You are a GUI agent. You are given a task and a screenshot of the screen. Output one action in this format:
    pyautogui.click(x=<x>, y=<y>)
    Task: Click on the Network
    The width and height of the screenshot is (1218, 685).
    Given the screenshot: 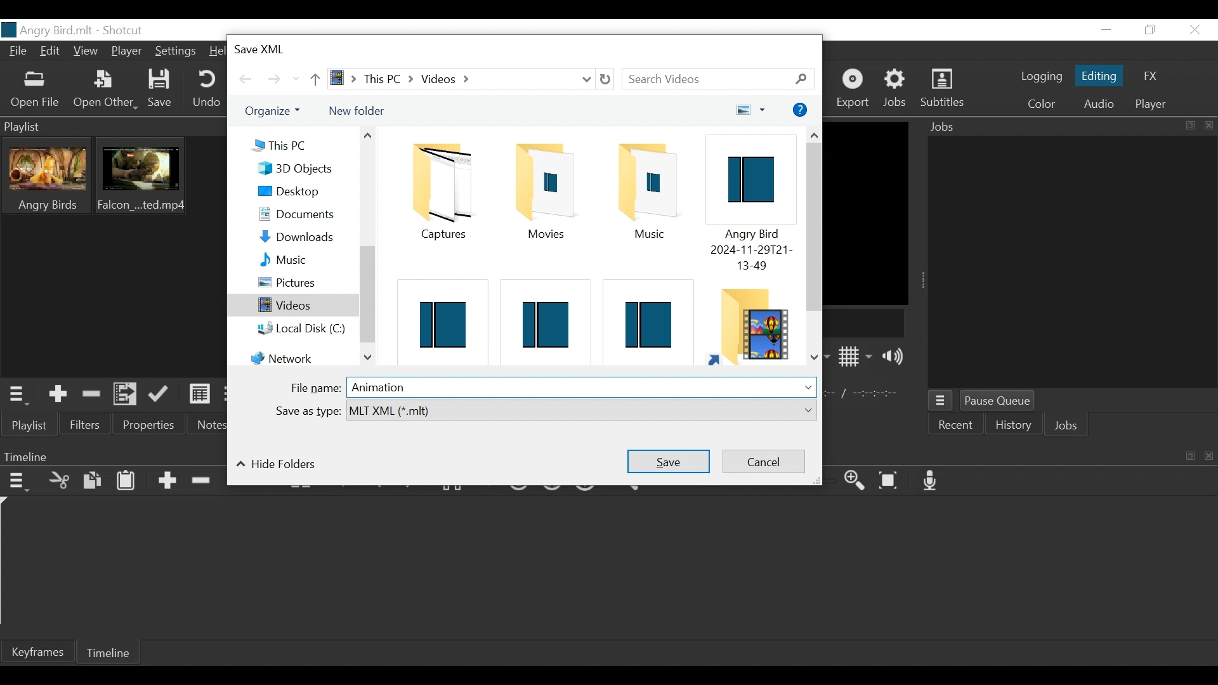 What is the action you would take?
    pyautogui.click(x=298, y=355)
    